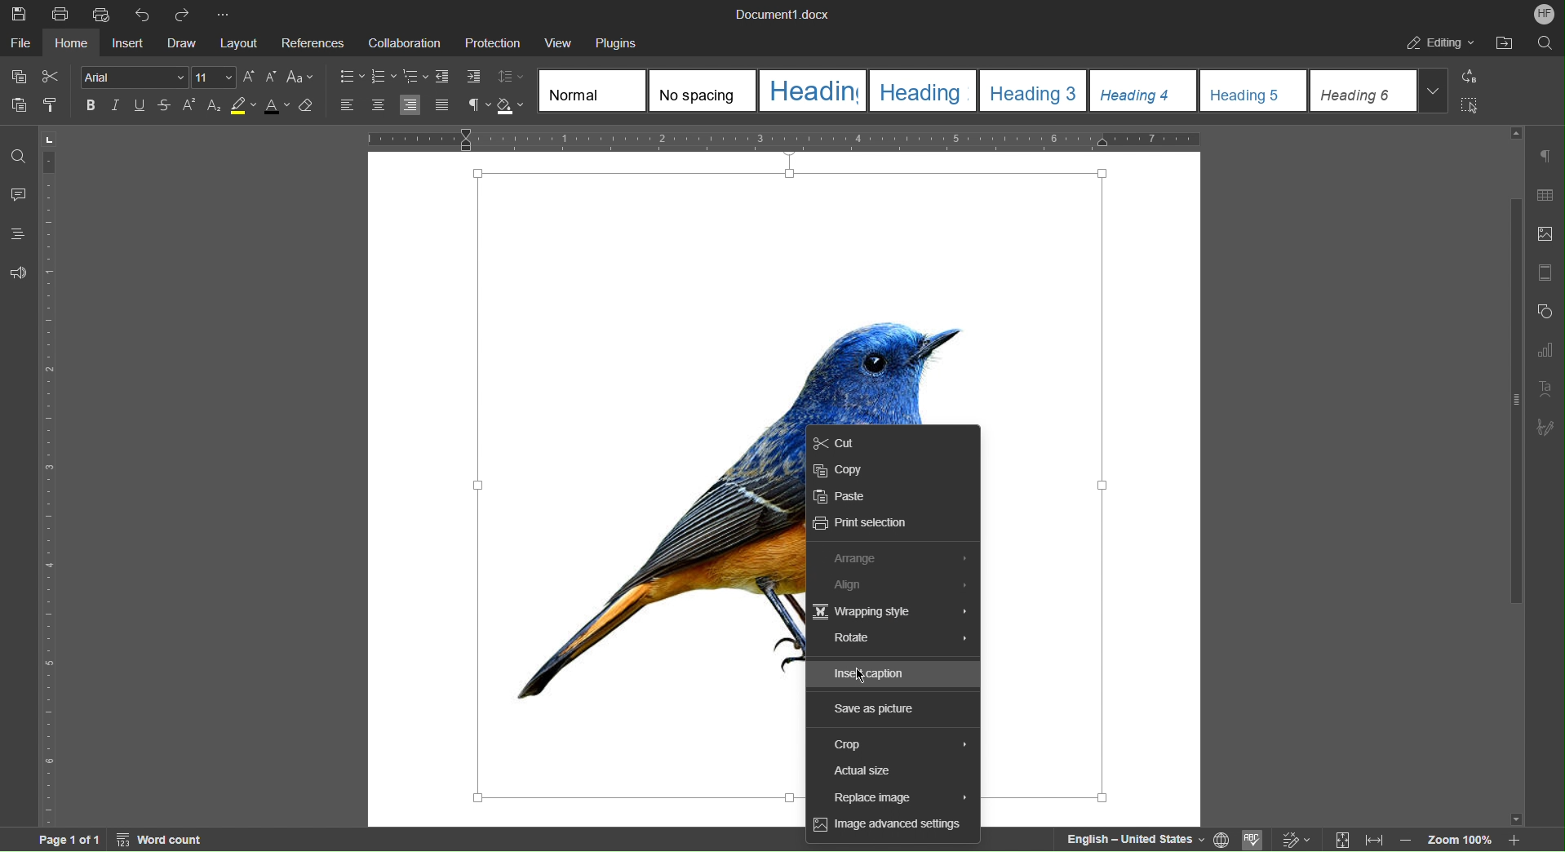  I want to click on Highlight, so click(243, 107).